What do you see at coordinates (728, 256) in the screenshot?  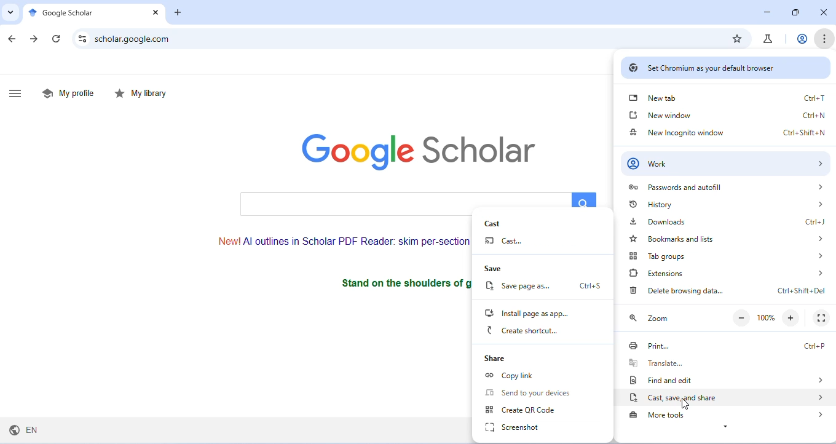 I see `tab groups` at bounding box center [728, 256].